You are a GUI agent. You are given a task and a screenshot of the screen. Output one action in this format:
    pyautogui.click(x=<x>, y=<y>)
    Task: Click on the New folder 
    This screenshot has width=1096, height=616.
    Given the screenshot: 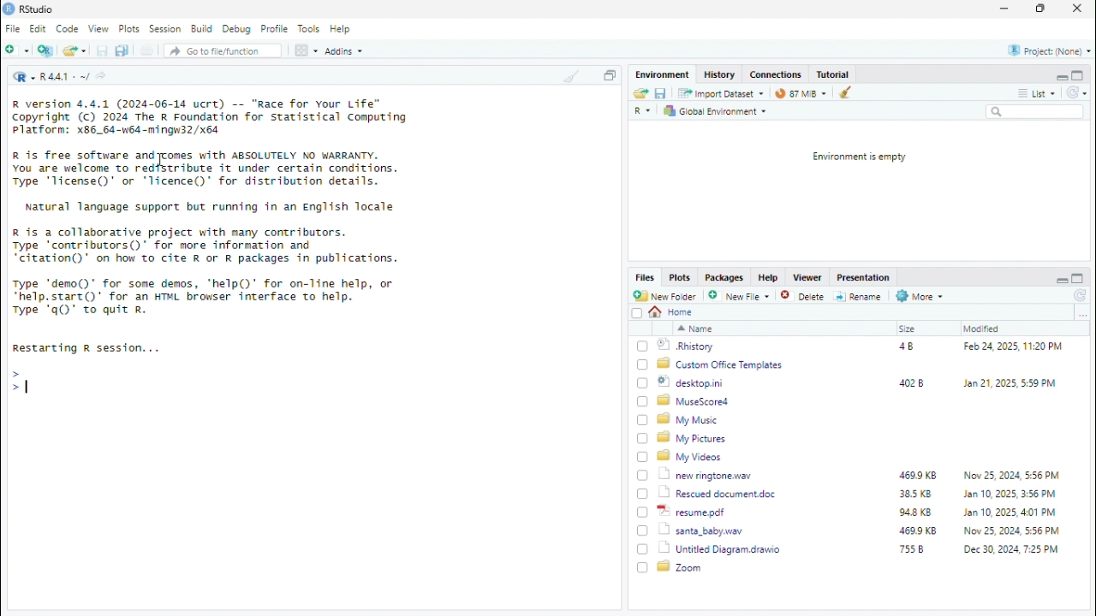 What is the action you would take?
    pyautogui.click(x=17, y=49)
    